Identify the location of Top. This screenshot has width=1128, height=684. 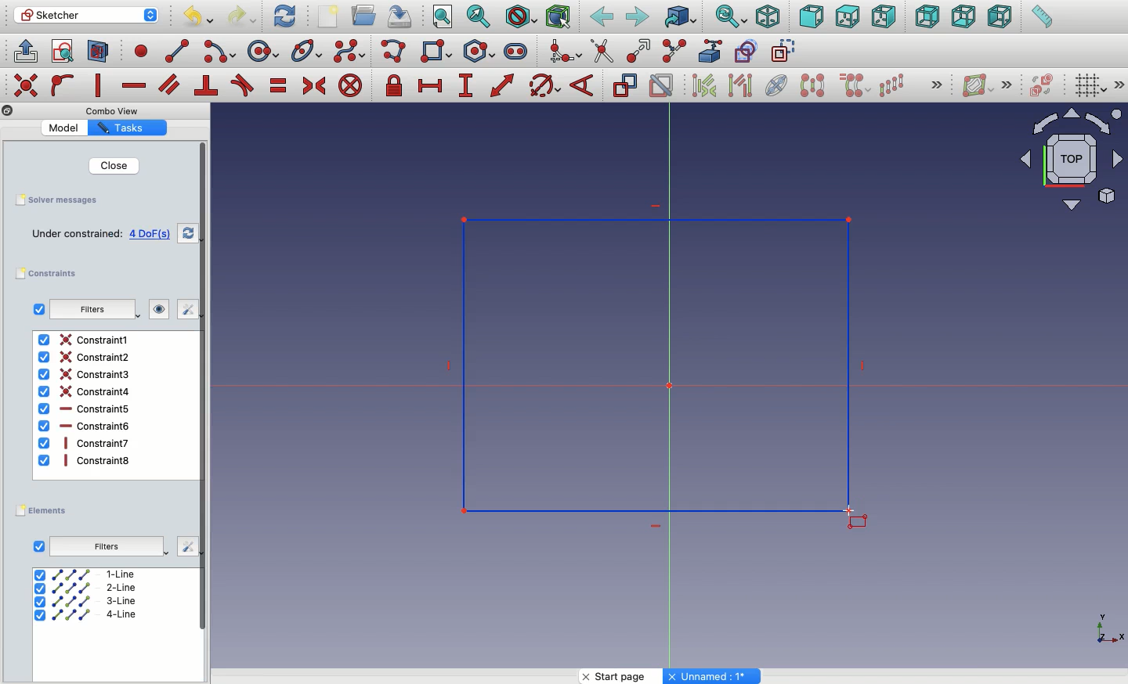
(847, 17).